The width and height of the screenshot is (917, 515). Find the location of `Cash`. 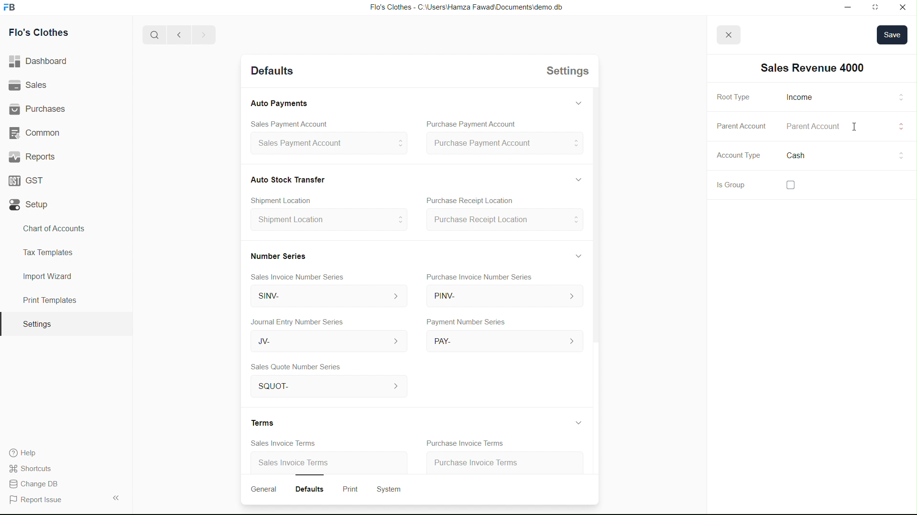

Cash is located at coordinates (803, 157).